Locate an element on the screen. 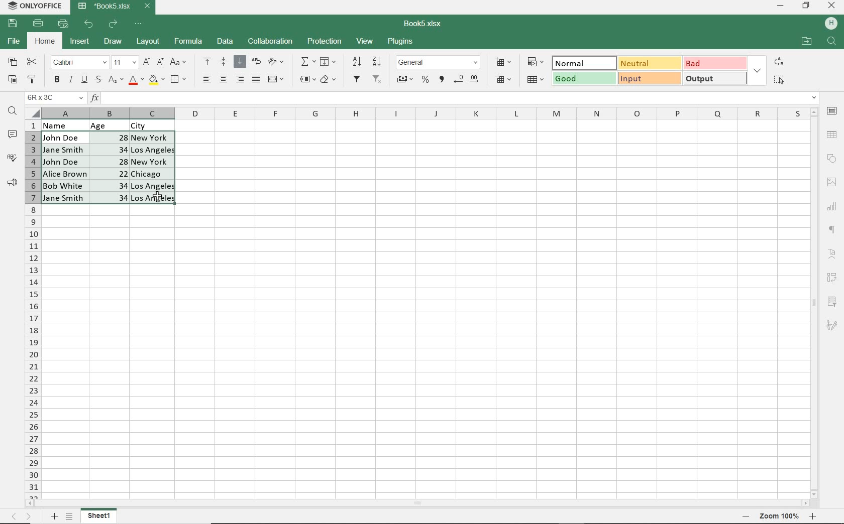 The width and height of the screenshot is (844, 524). FILE is located at coordinates (13, 42).